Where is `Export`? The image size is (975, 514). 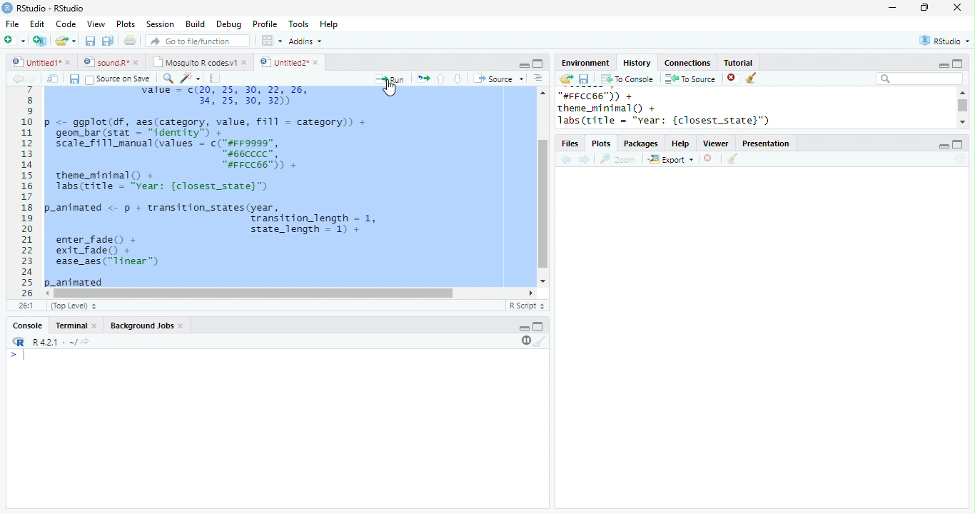 Export is located at coordinates (670, 158).